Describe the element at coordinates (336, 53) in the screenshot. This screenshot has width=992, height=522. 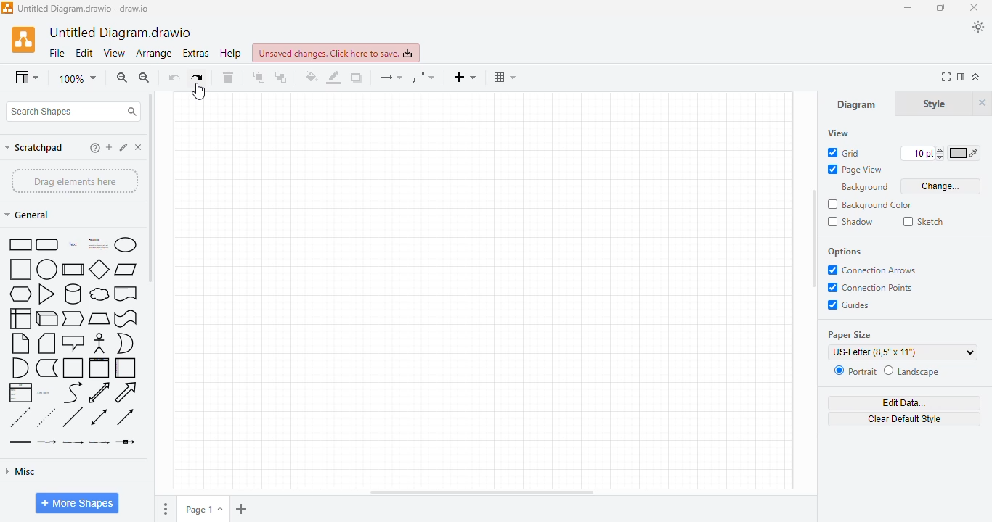
I see `unsaved changed. click here to save` at that location.